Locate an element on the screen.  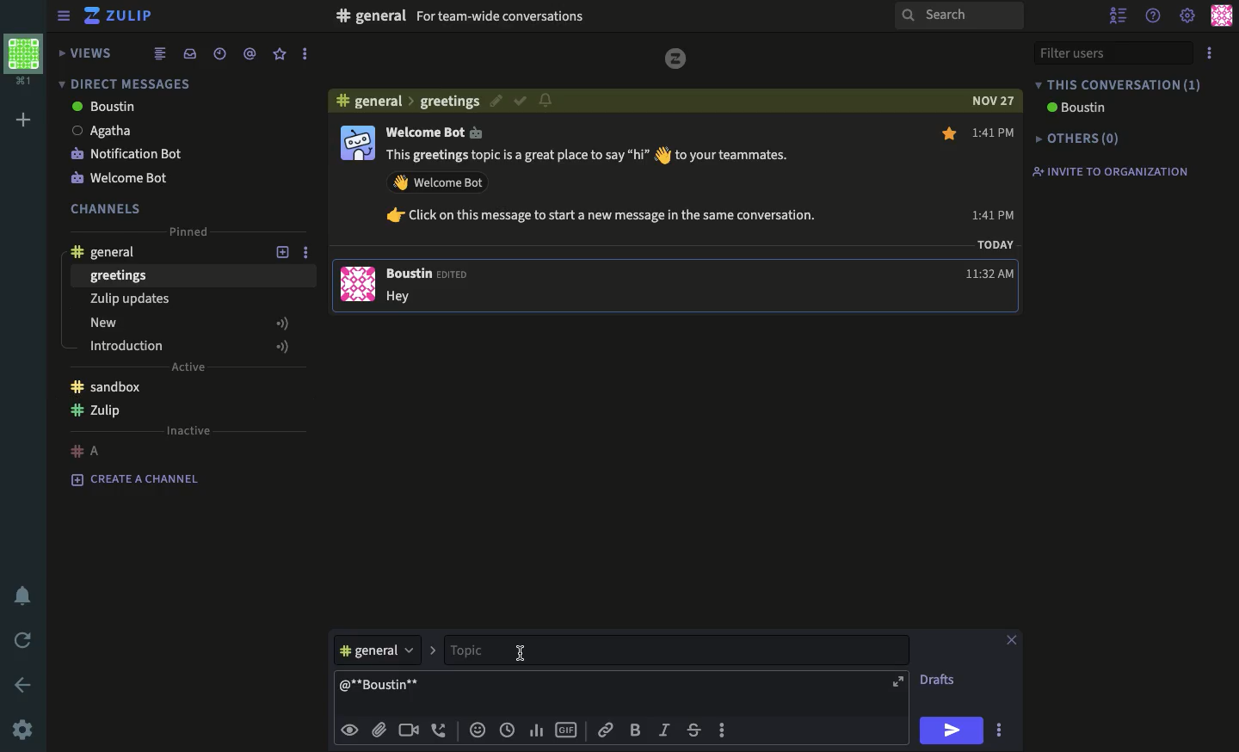
Zulip is located at coordinates (96, 410).